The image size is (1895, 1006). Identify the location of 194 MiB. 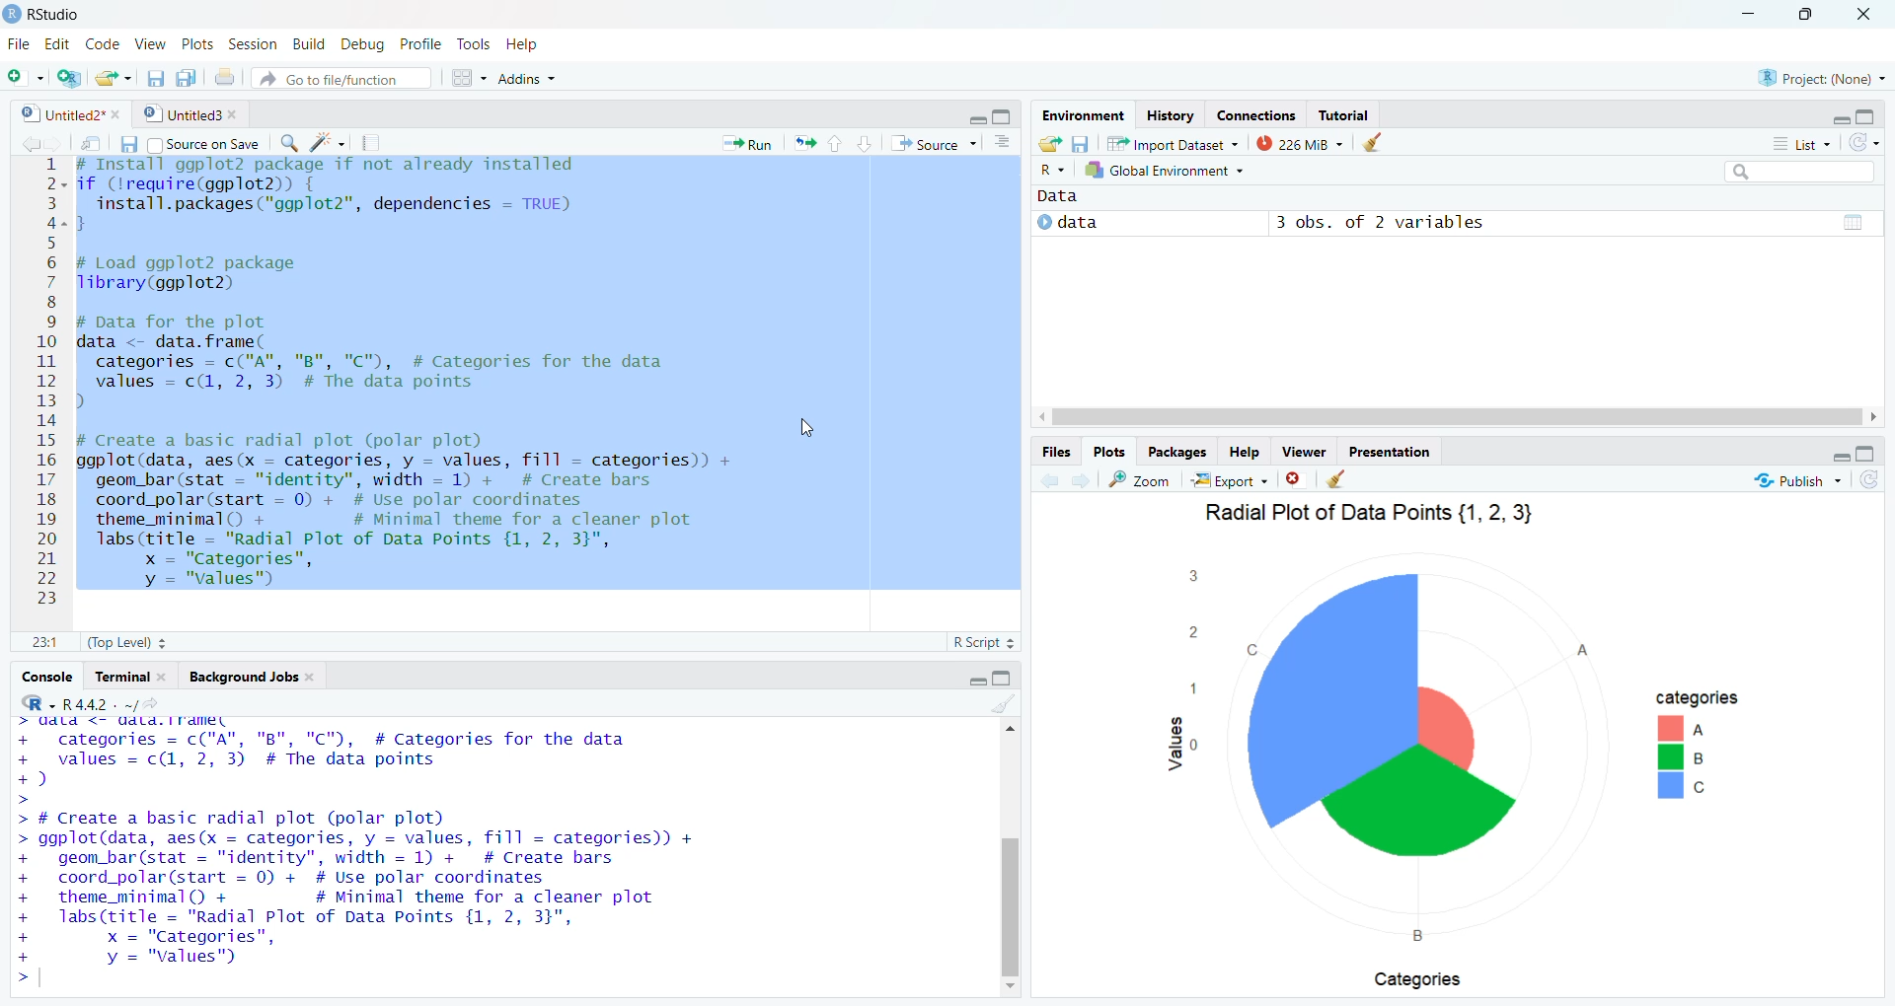
(1301, 143).